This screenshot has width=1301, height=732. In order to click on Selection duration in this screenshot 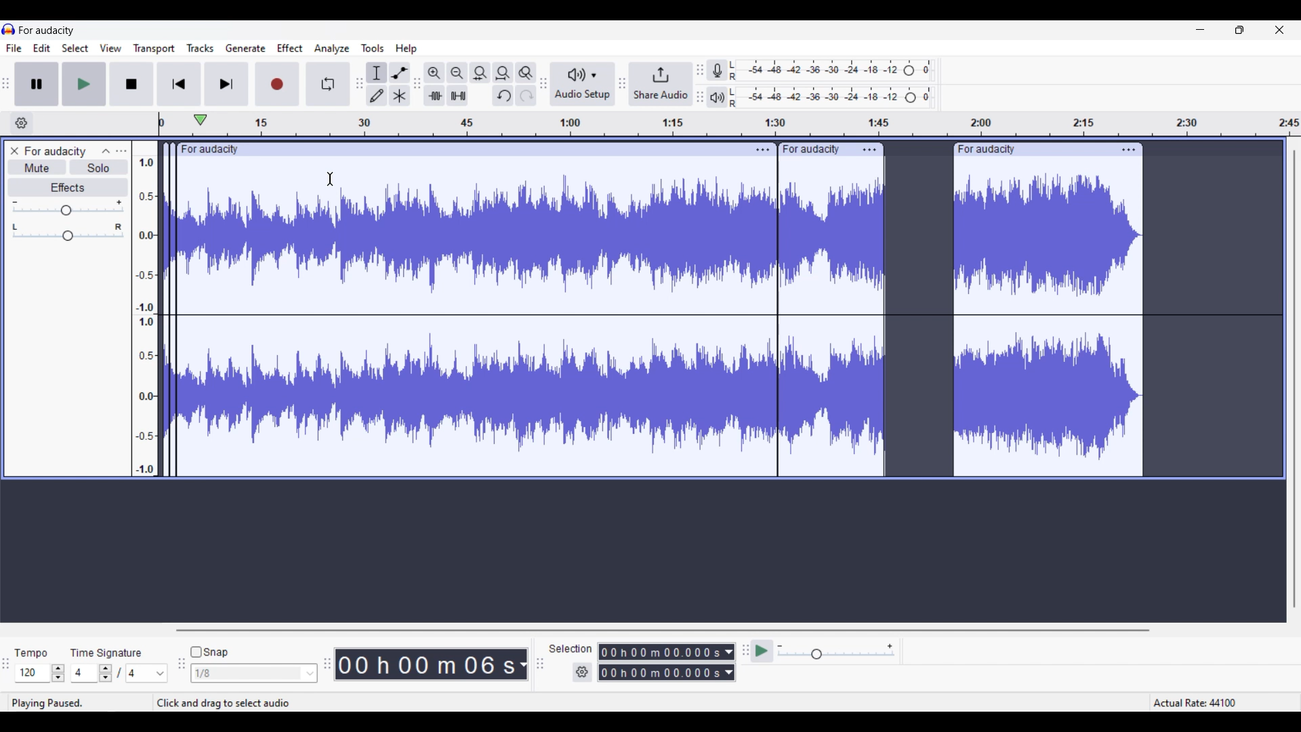, I will do `click(661, 662)`.